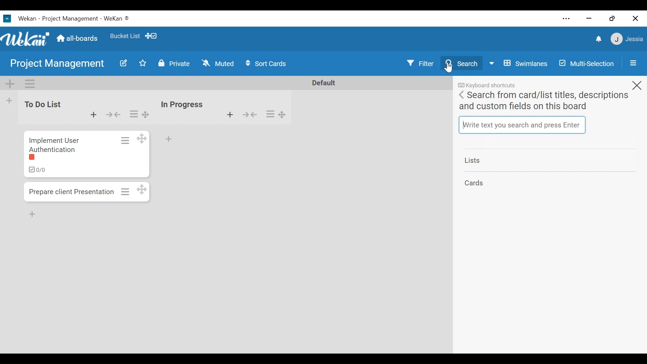 The image size is (647, 364). What do you see at coordinates (633, 63) in the screenshot?
I see `Open/Close Side Pane` at bounding box center [633, 63].